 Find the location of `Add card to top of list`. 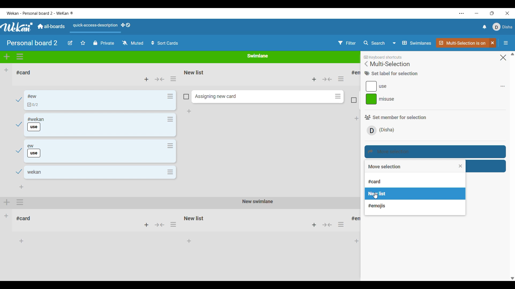

Add card to top of list is located at coordinates (146, 79).